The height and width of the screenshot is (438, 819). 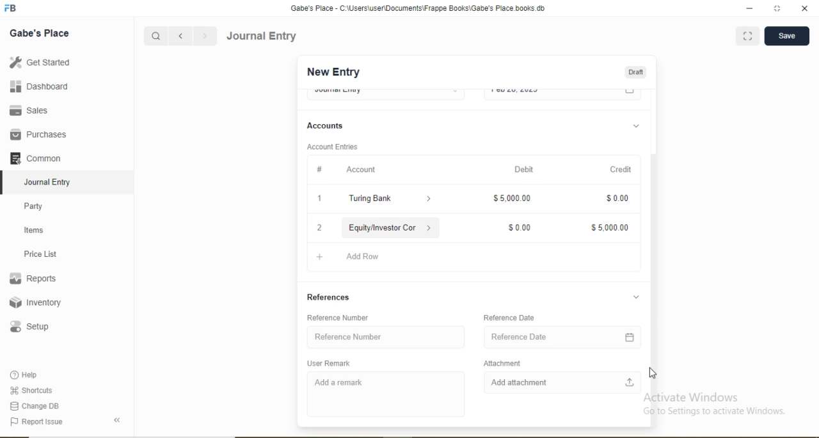 What do you see at coordinates (630, 337) in the screenshot?
I see `Calendar` at bounding box center [630, 337].